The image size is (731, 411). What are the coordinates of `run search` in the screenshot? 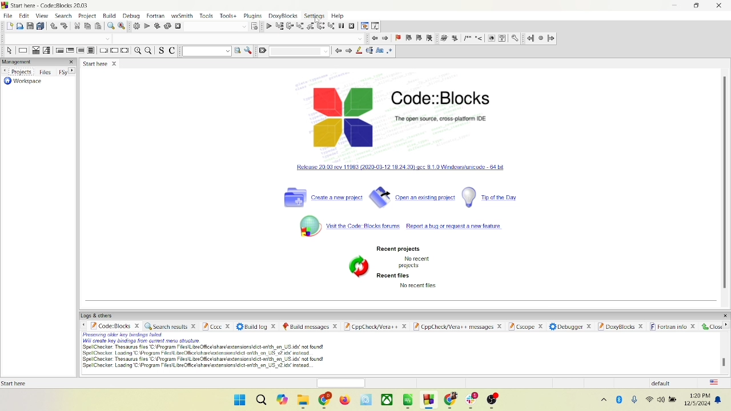 It's located at (235, 51).